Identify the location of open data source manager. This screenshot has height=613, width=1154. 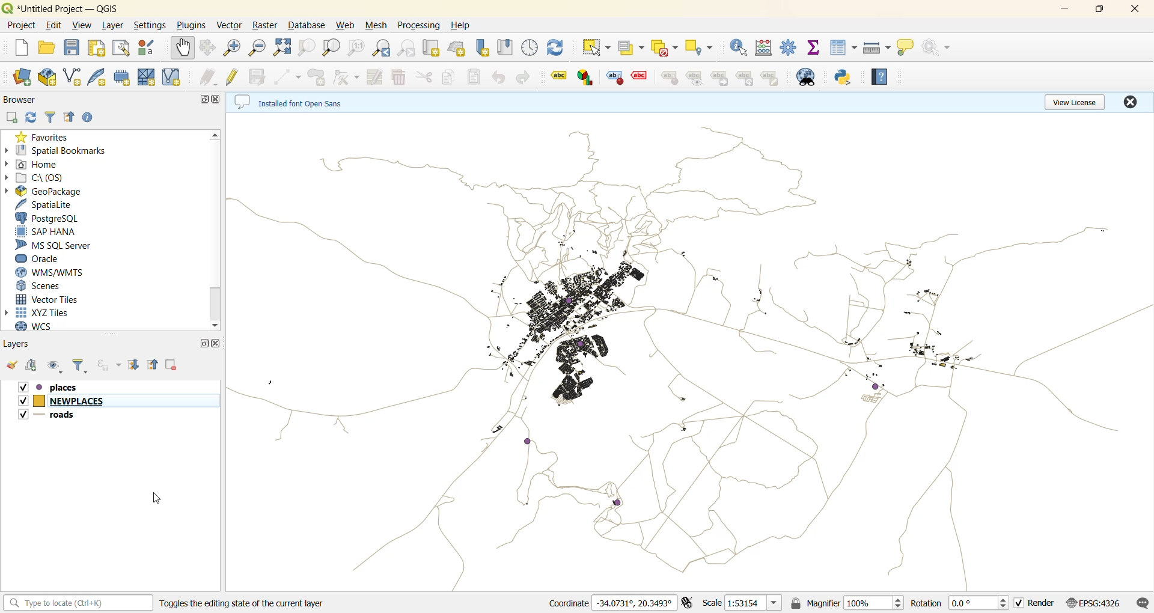
(20, 77).